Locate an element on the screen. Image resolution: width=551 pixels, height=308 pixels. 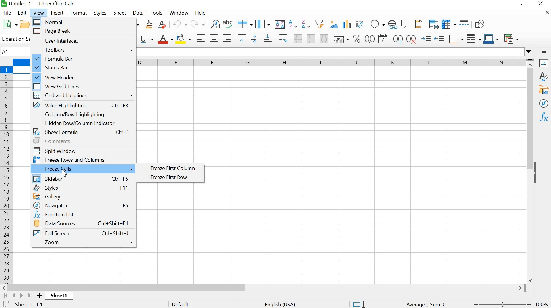
CLEAR DIRECT FORMATTING is located at coordinates (165, 26).